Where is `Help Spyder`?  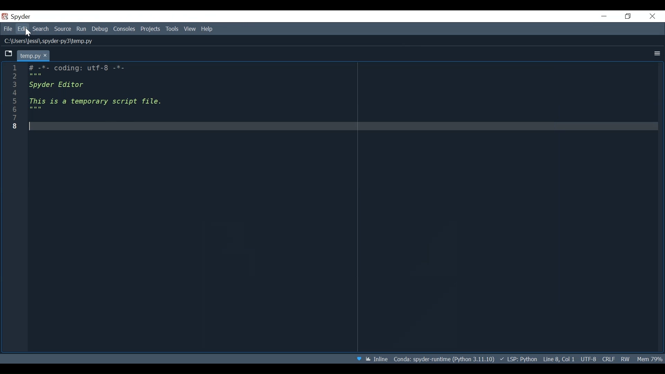 Help Spyder is located at coordinates (358, 359).